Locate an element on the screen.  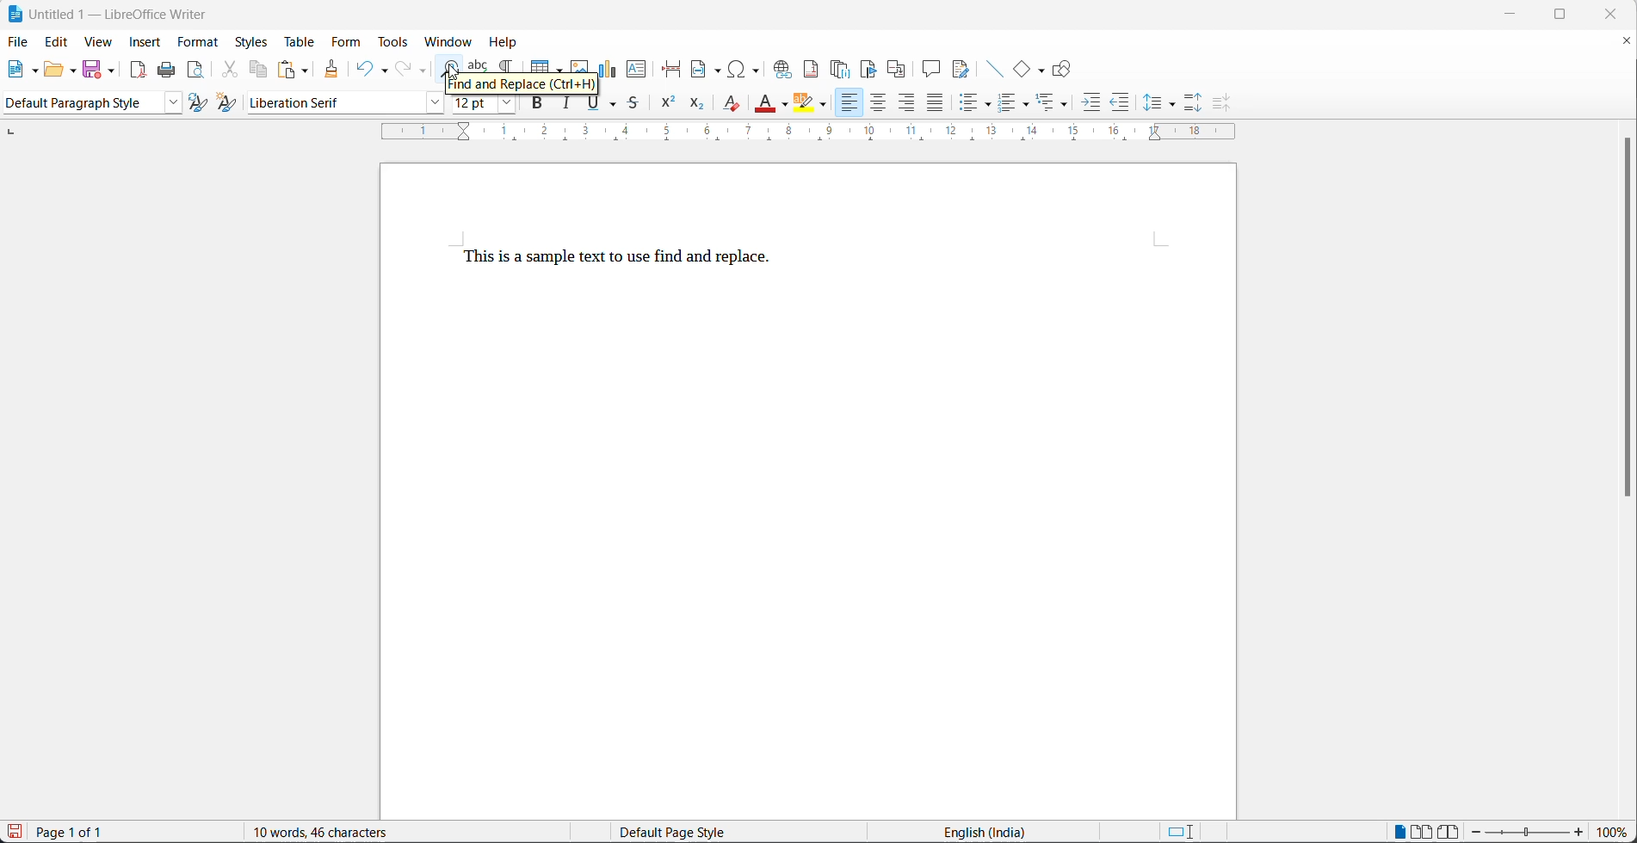
Page 1 of 1 is located at coordinates (75, 832).